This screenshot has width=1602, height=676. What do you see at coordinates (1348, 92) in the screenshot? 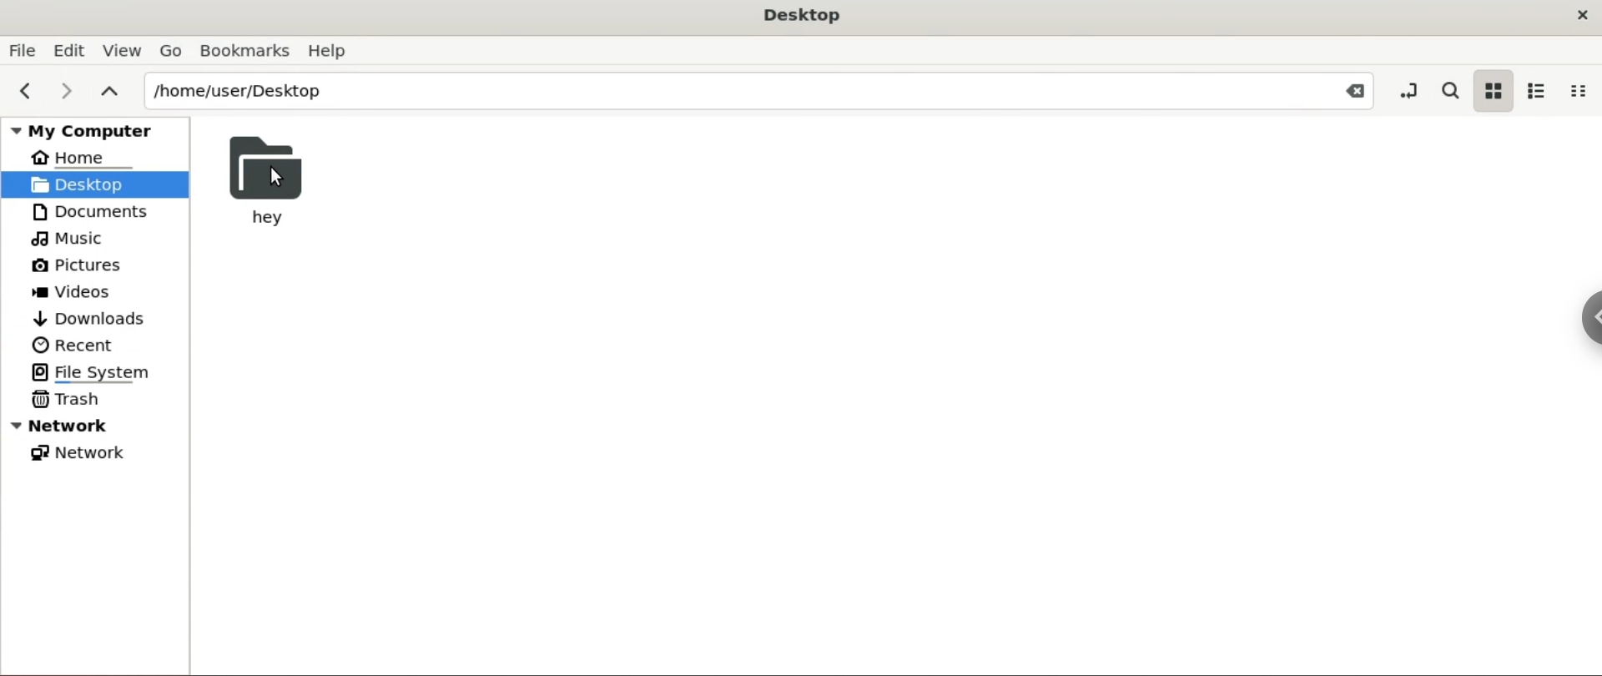
I see `Close` at bounding box center [1348, 92].